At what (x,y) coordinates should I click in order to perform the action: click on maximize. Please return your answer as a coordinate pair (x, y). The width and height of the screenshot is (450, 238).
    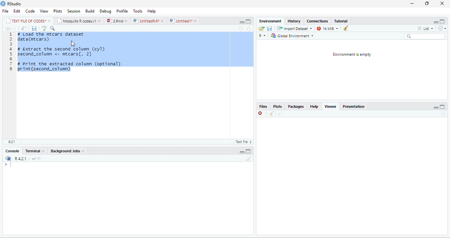
    Looking at the image, I should click on (242, 21).